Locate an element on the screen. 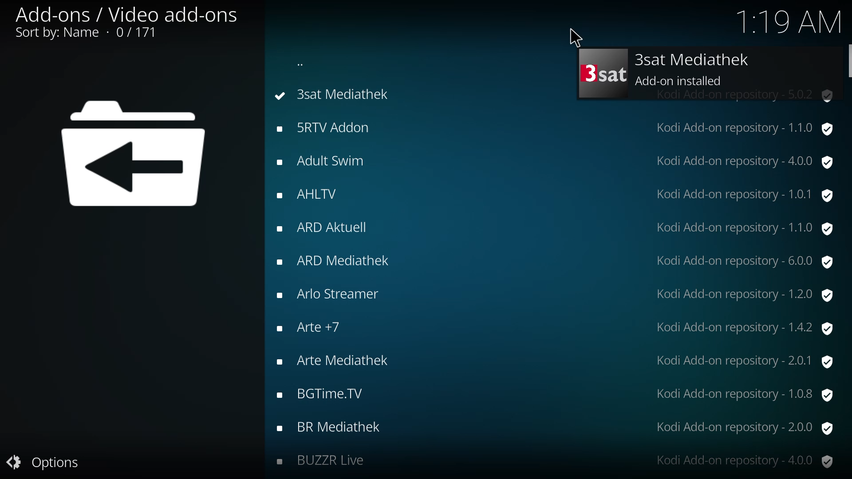  version is located at coordinates (741, 394).